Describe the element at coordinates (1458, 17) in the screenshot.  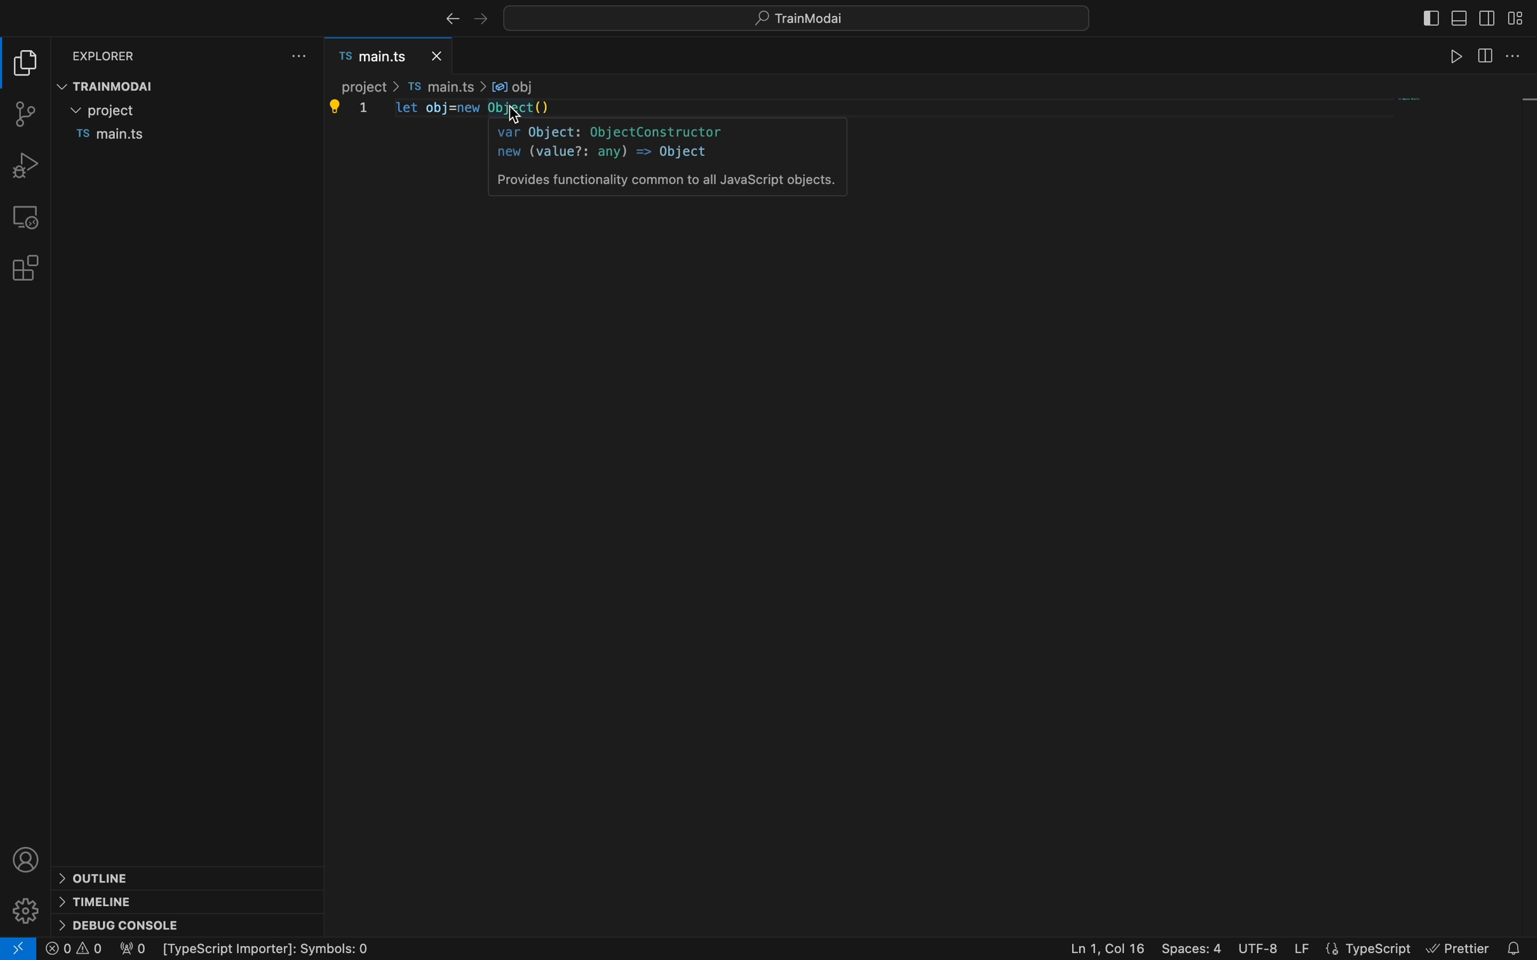
I see `toggle primary bar` at that location.